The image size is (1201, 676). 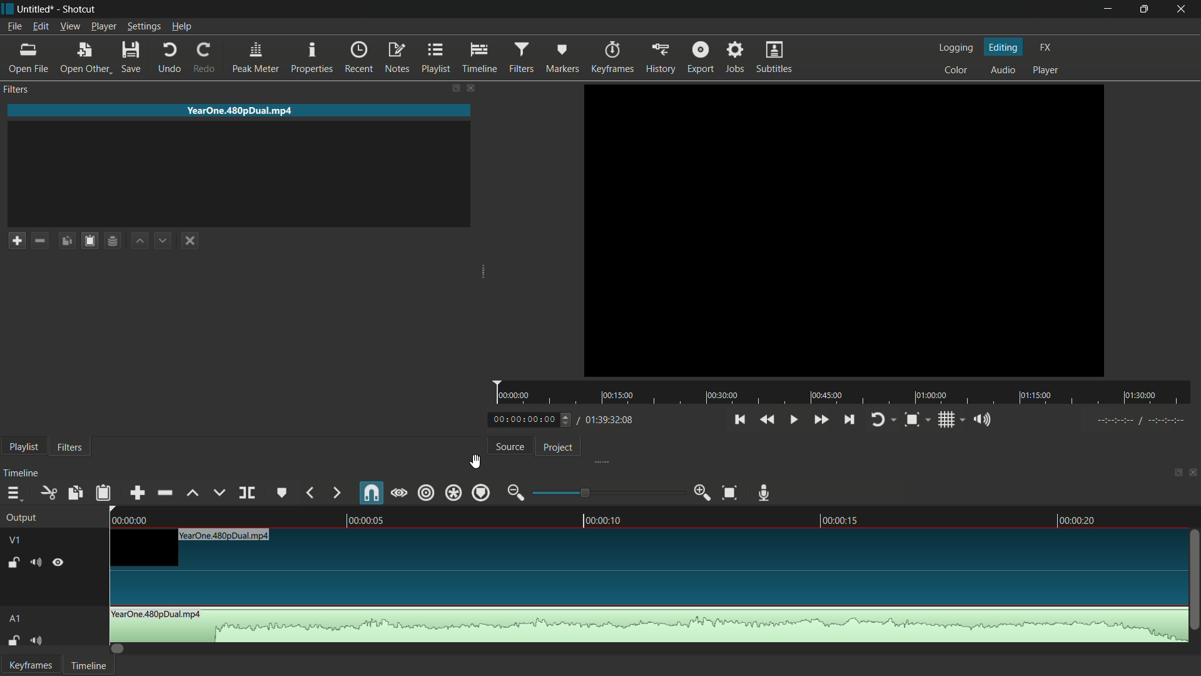 What do you see at coordinates (985, 420) in the screenshot?
I see `show volume control` at bounding box center [985, 420].